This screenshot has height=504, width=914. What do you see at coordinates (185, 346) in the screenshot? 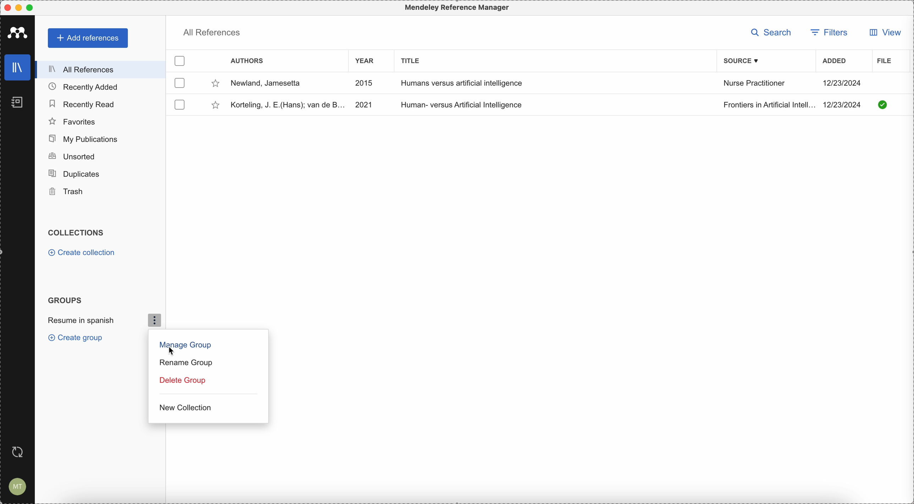
I see `click on manage group` at bounding box center [185, 346].